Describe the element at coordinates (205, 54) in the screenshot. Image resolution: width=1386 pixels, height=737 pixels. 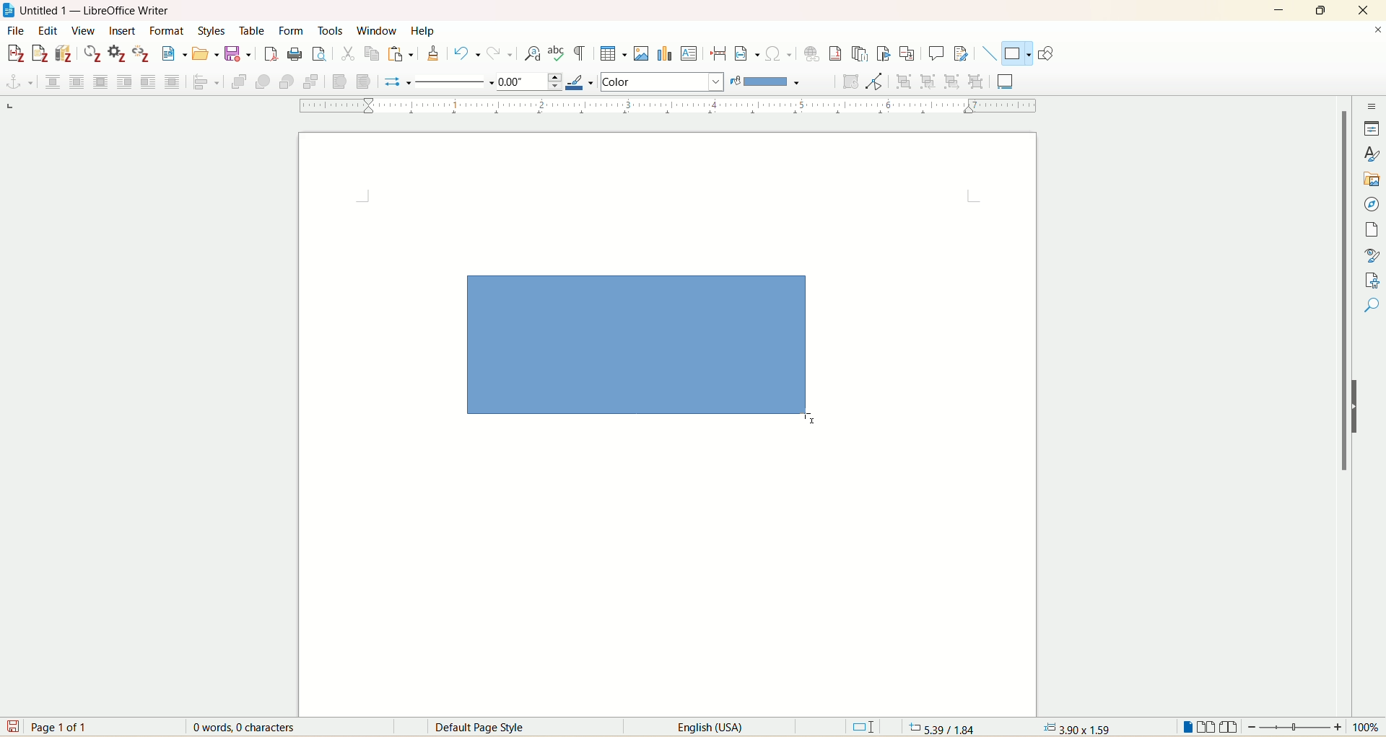
I see `open` at that location.